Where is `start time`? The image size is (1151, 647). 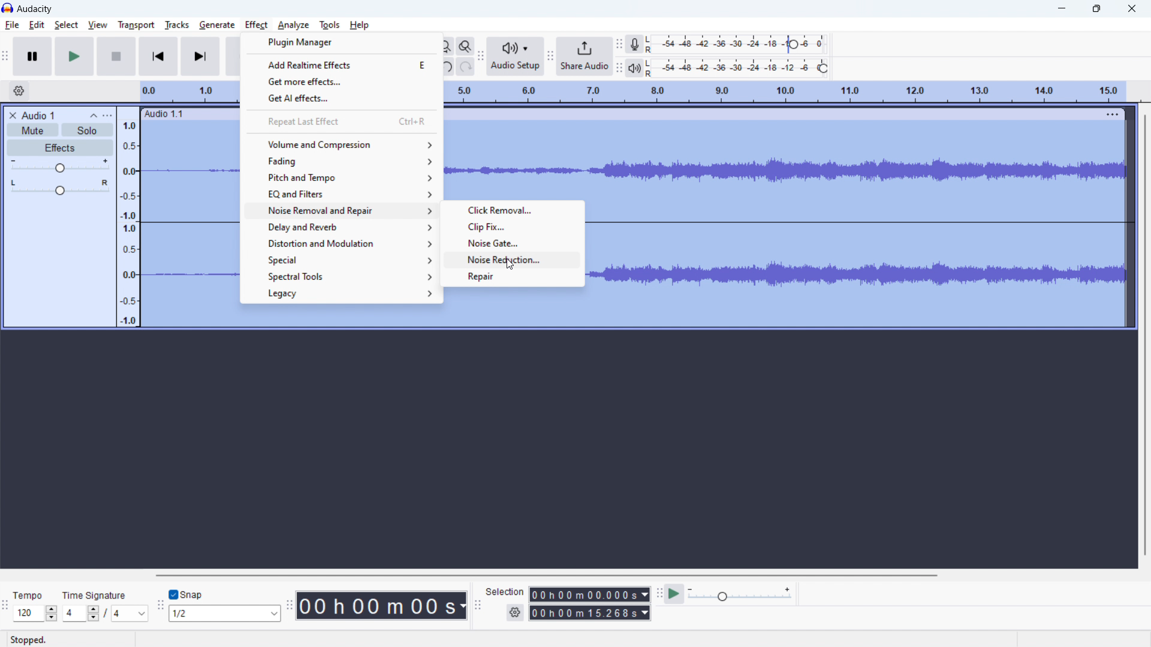 start time is located at coordinates (590, 594).